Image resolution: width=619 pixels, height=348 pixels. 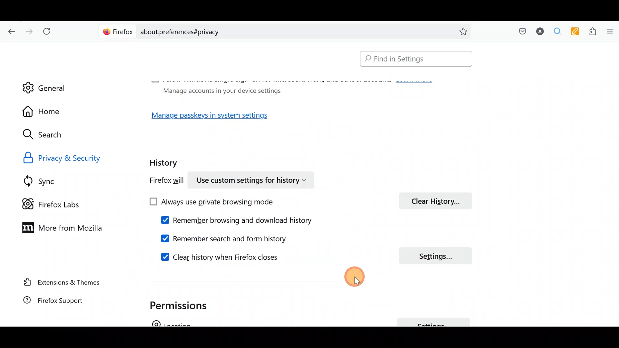 I want to click on Go forward one page, so click(x=28, y=30).